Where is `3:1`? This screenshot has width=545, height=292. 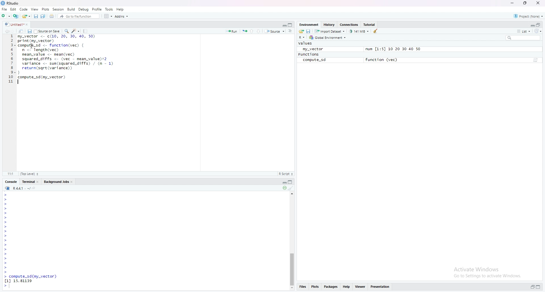
3:1 is located at coordinates (11, 173).